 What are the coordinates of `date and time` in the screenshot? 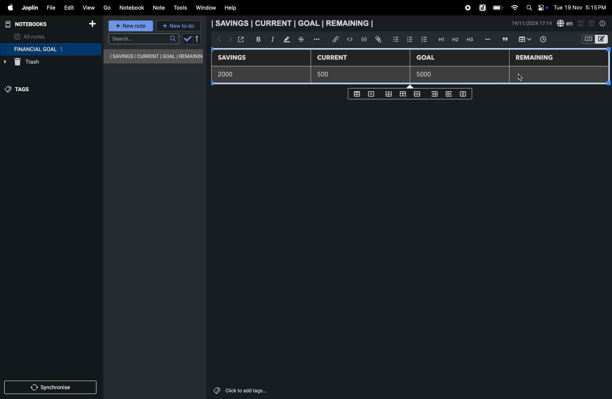 It's located at (532, 23).